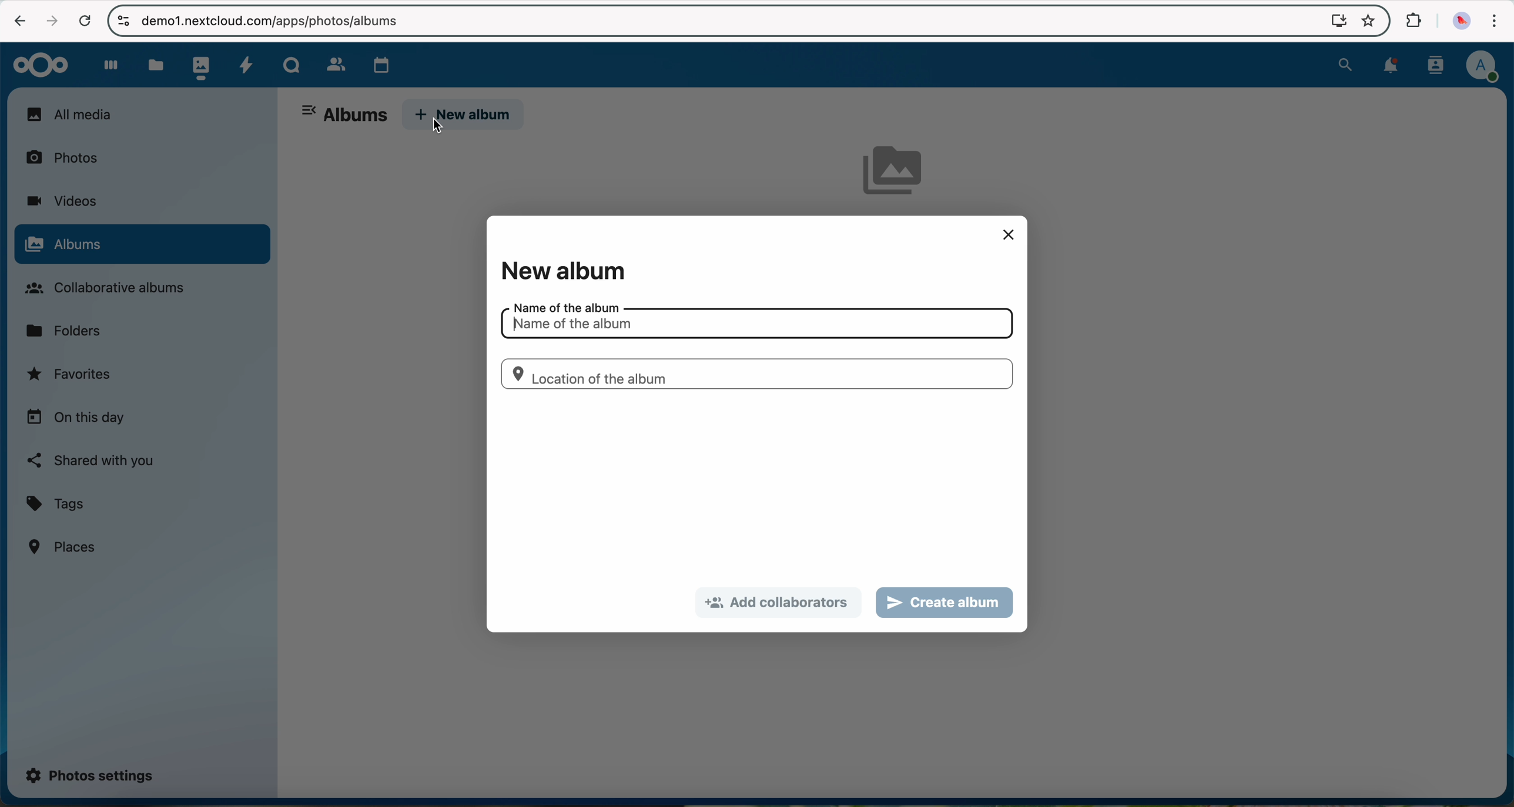 This screenshot has height=807, width=1514. I want to click on disable create album button, so click(945, 602).